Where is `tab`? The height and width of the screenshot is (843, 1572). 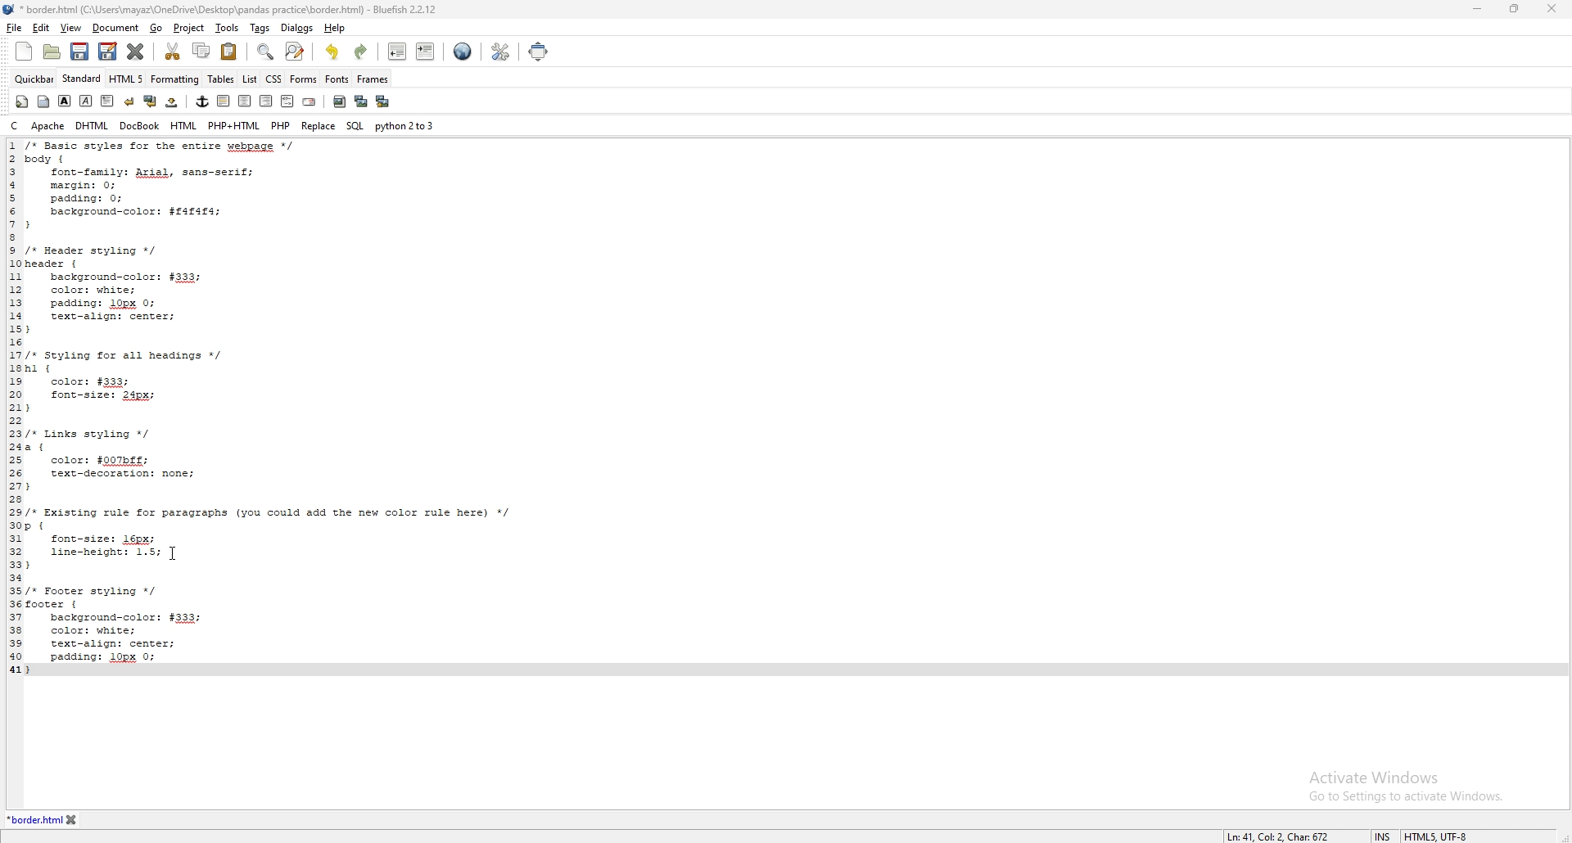
tab is located at coordinates (33, 818).